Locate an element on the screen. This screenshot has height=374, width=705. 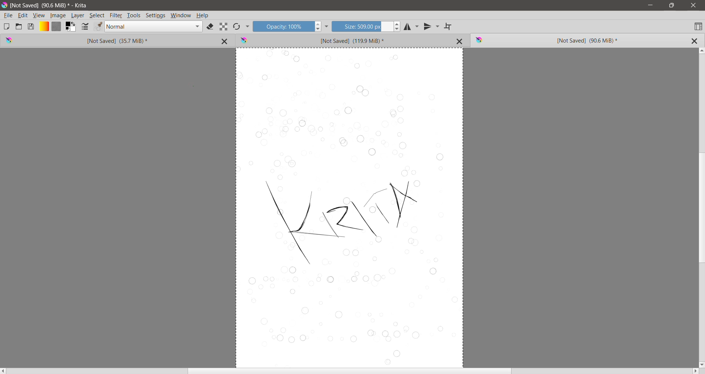
Image is located at coordinates (58, 16).